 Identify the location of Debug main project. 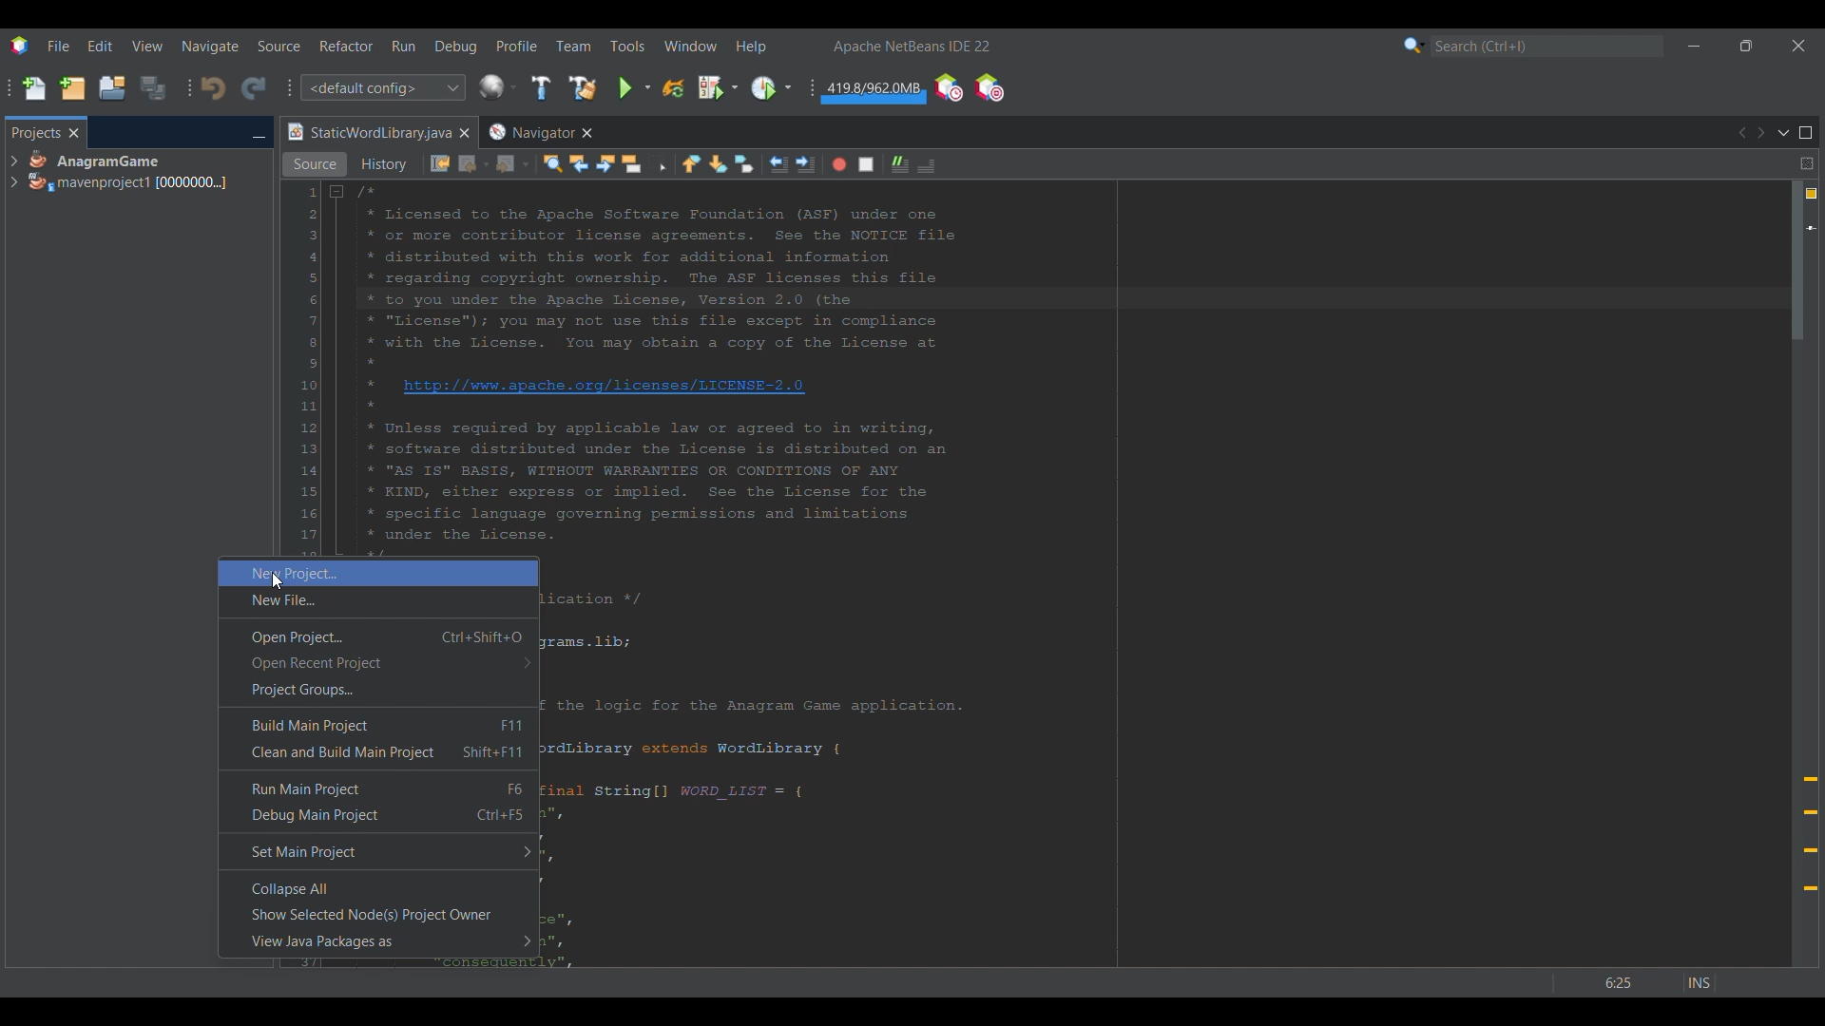
(379, 815).